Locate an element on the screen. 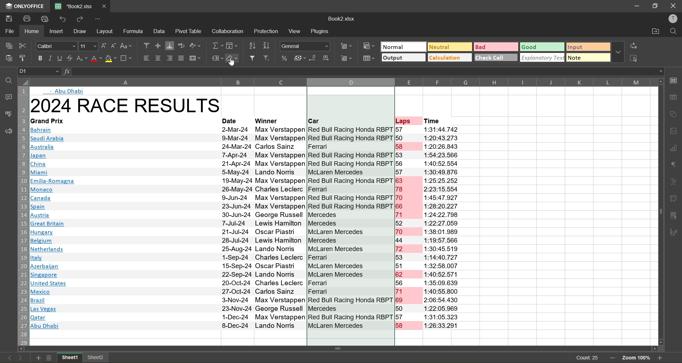  more options is located at coordinates (618, 52).